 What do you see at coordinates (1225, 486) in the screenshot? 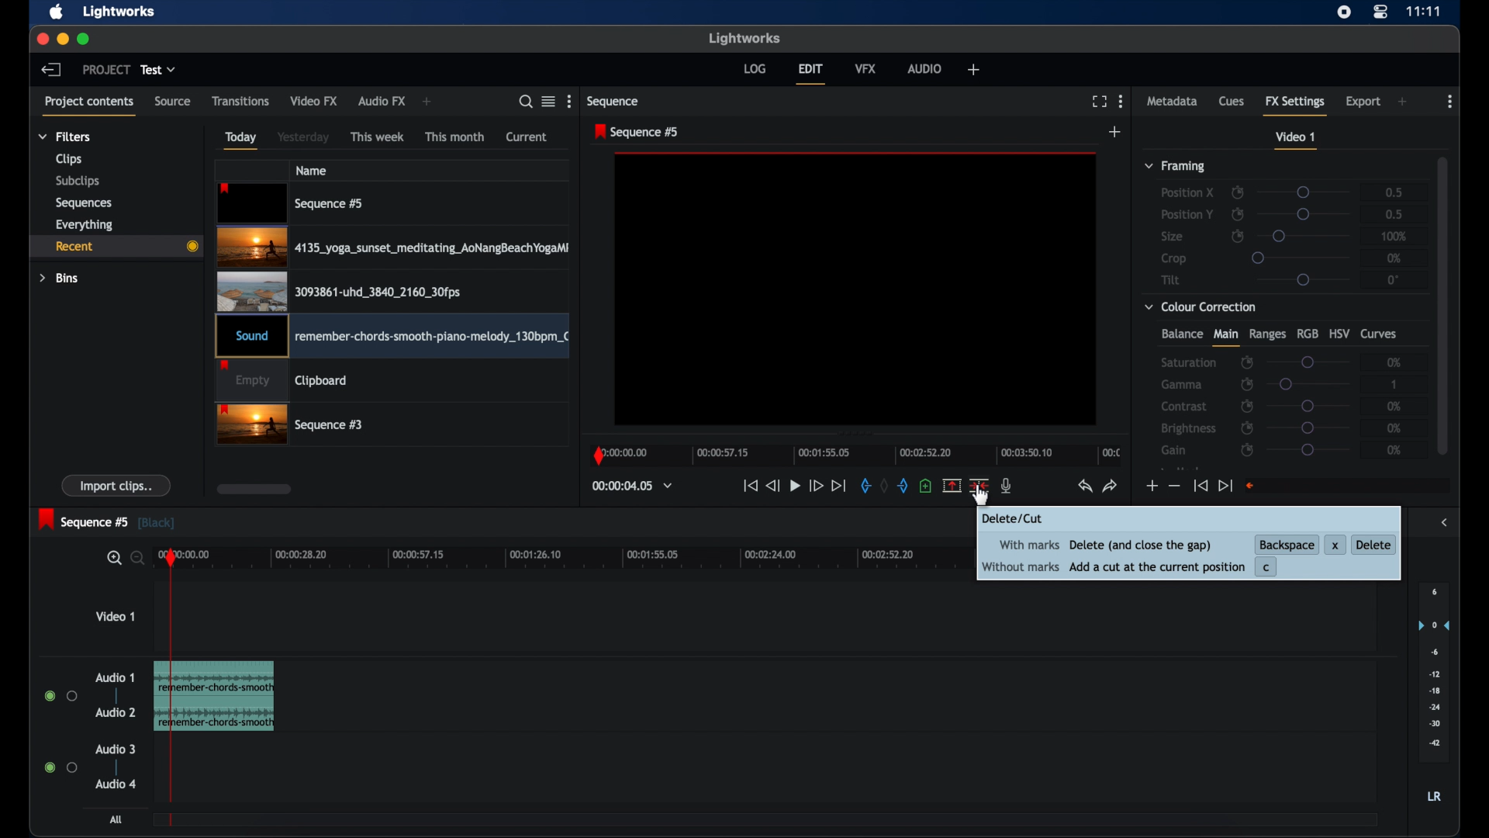
I see `jump to end` at bounding box center [1225, 486].